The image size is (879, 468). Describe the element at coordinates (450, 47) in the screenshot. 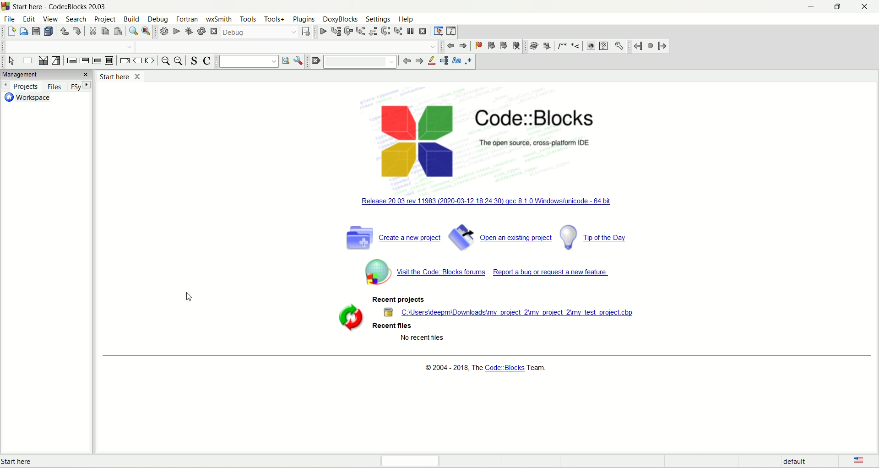

I see `jump back` at that location.